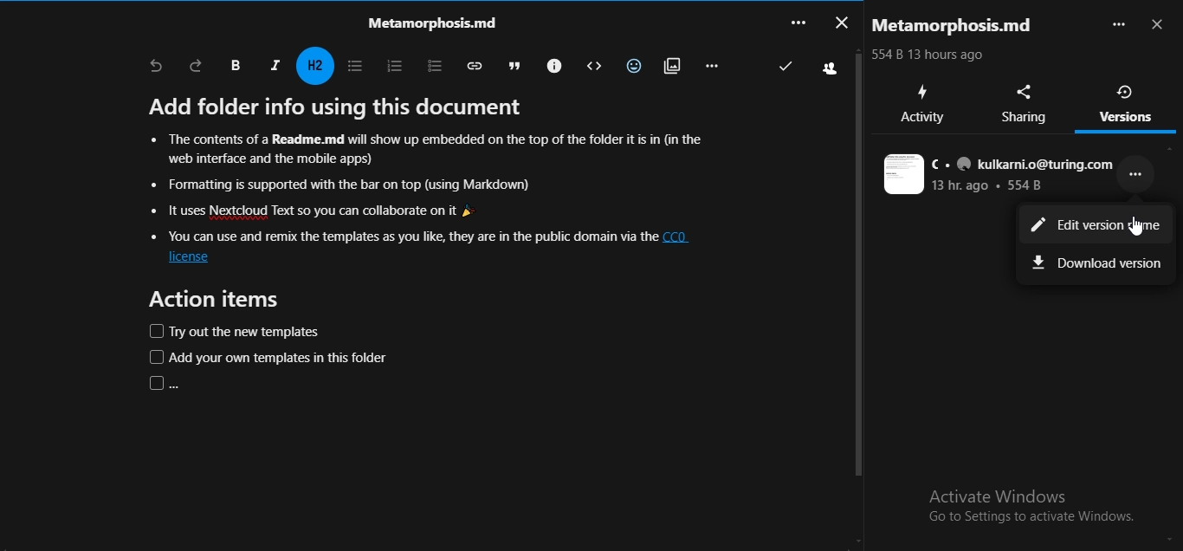 This screenshot has width=1183, height=551. I want to click on text, so click(427, 22).